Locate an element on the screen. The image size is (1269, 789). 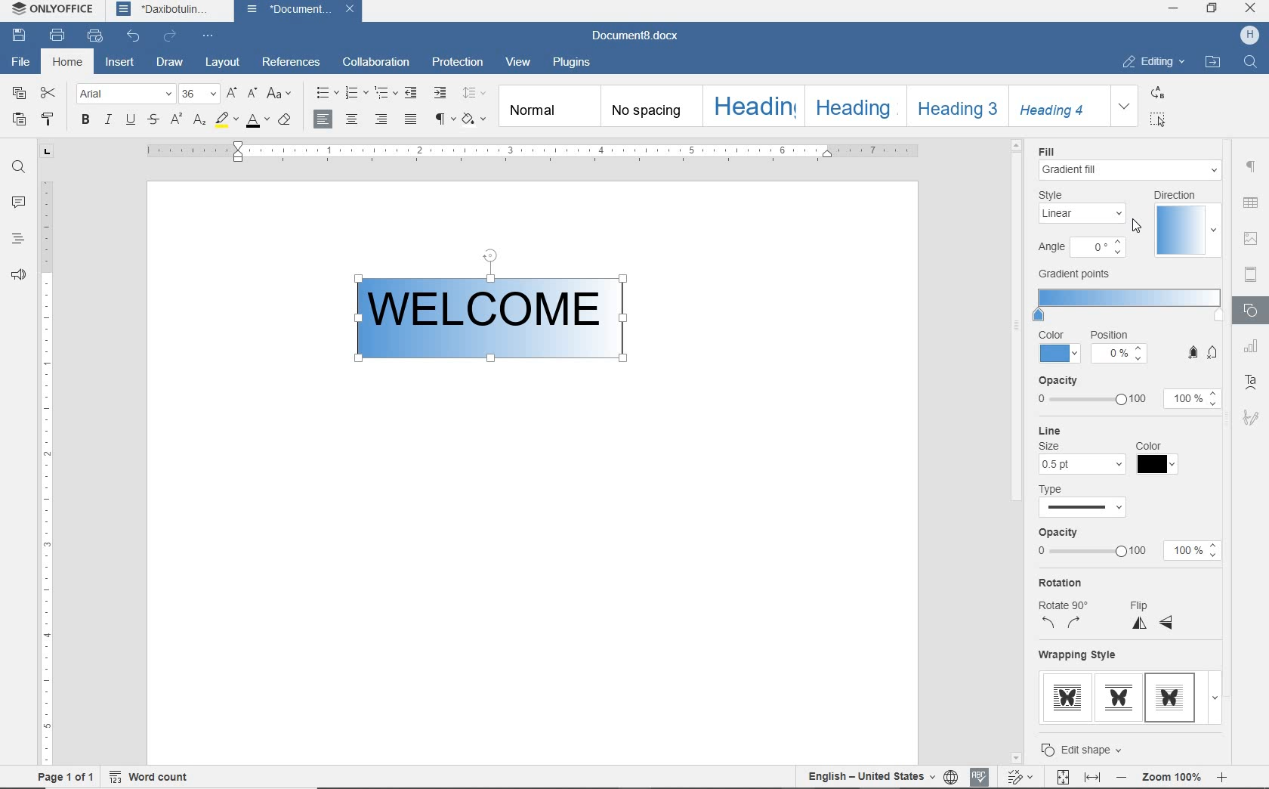
ITALIC is located at coordinates (107, 119).